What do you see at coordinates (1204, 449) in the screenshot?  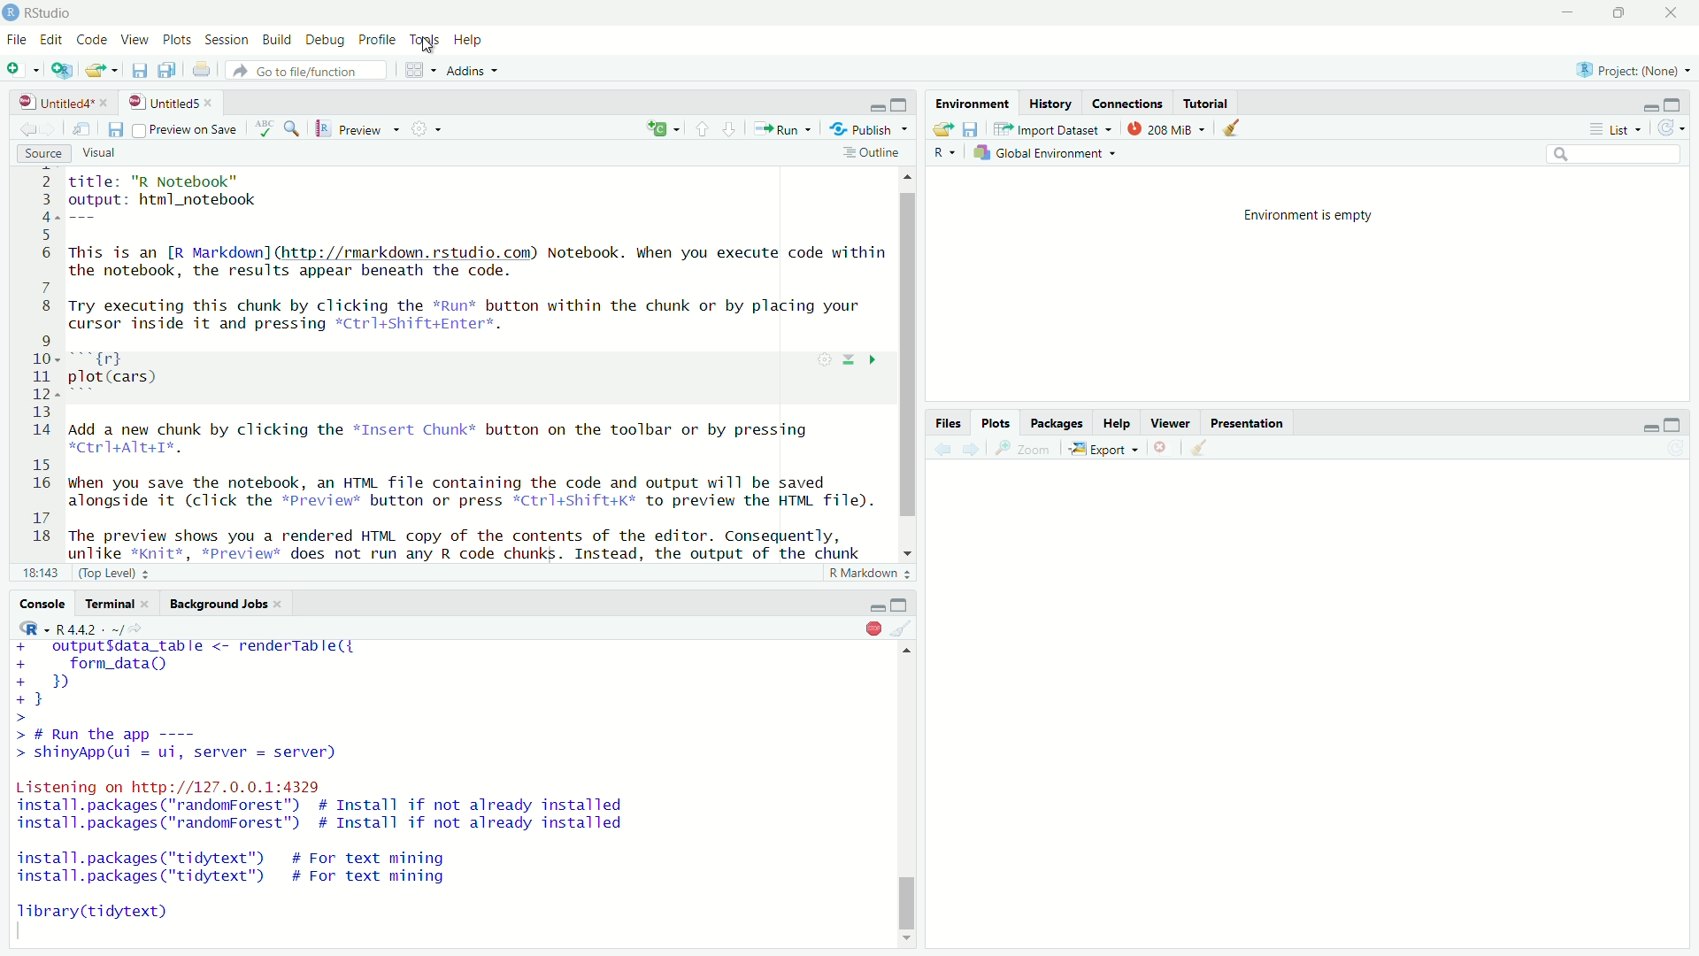 I see `clear object` at bounding box center [1204, 449].